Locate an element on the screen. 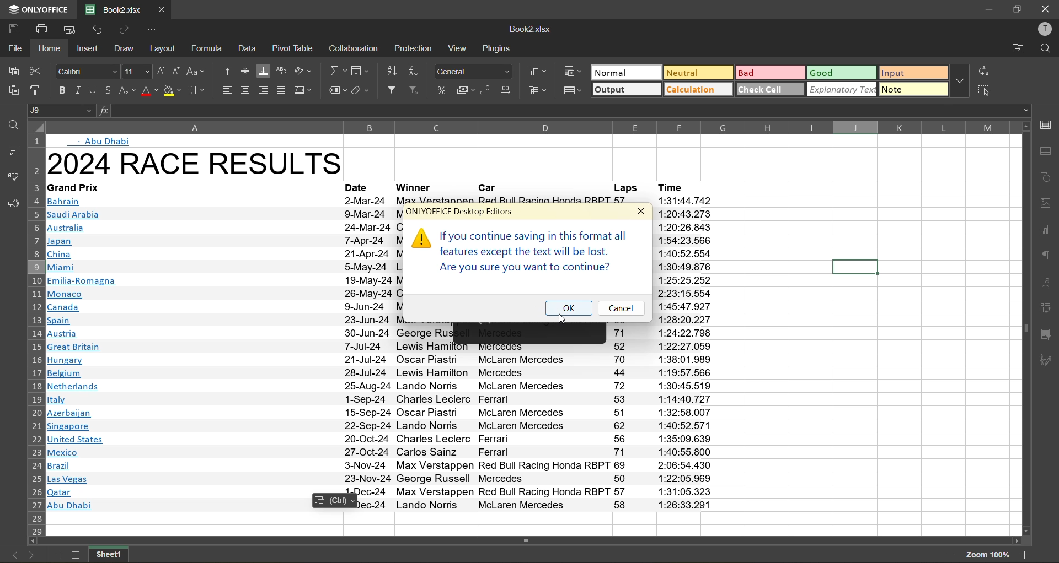 The image size is (1059, 563). insert cells is located at coordinates (539, 72).